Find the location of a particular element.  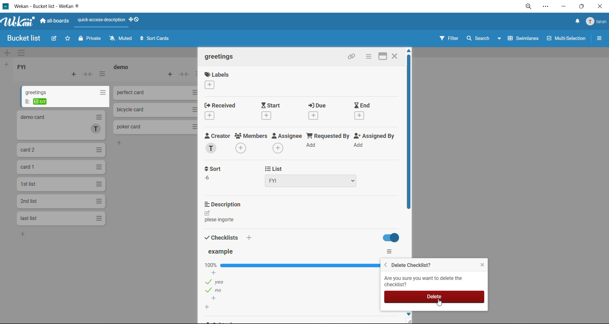

due is located at coordinates (315, 112).